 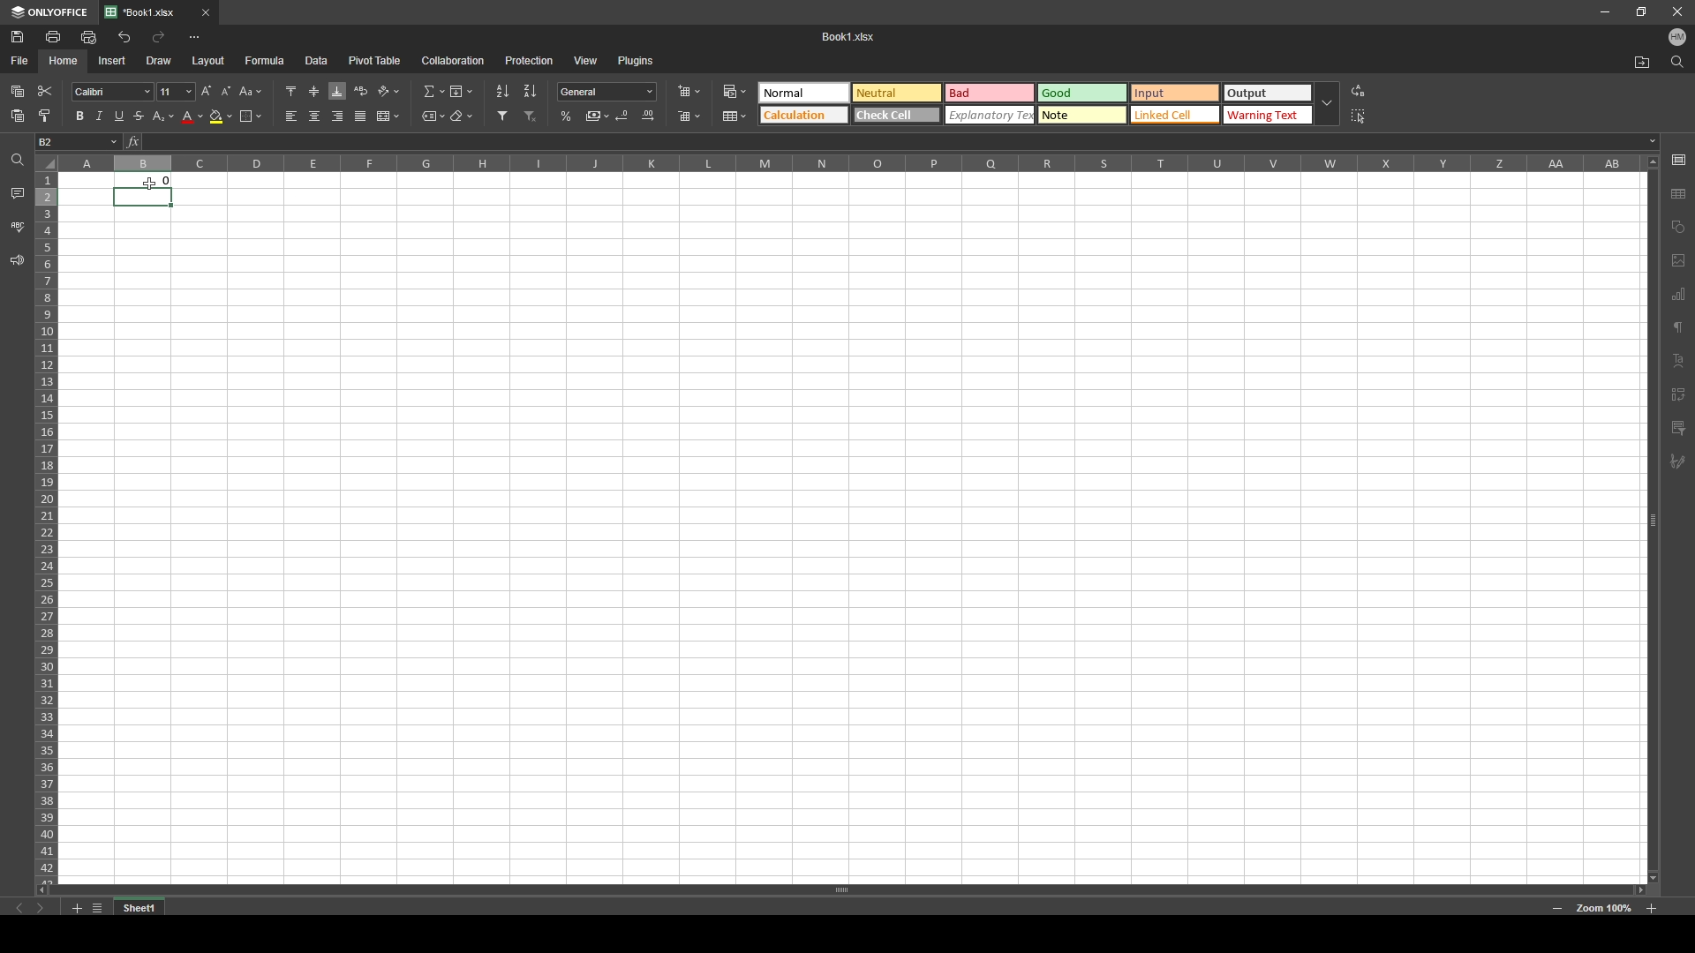 What do you see at coordinates (606, 92) in the screenshot?
I see `number format` at bounding box center [606, 92].